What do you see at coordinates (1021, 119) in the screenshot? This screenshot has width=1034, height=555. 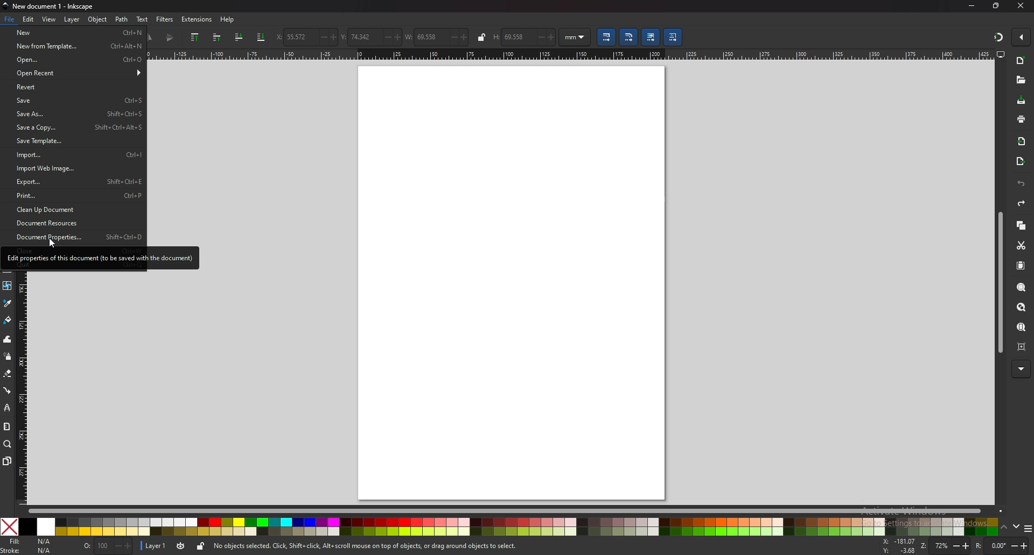 I see `print` at bounding box center [1021, 119].